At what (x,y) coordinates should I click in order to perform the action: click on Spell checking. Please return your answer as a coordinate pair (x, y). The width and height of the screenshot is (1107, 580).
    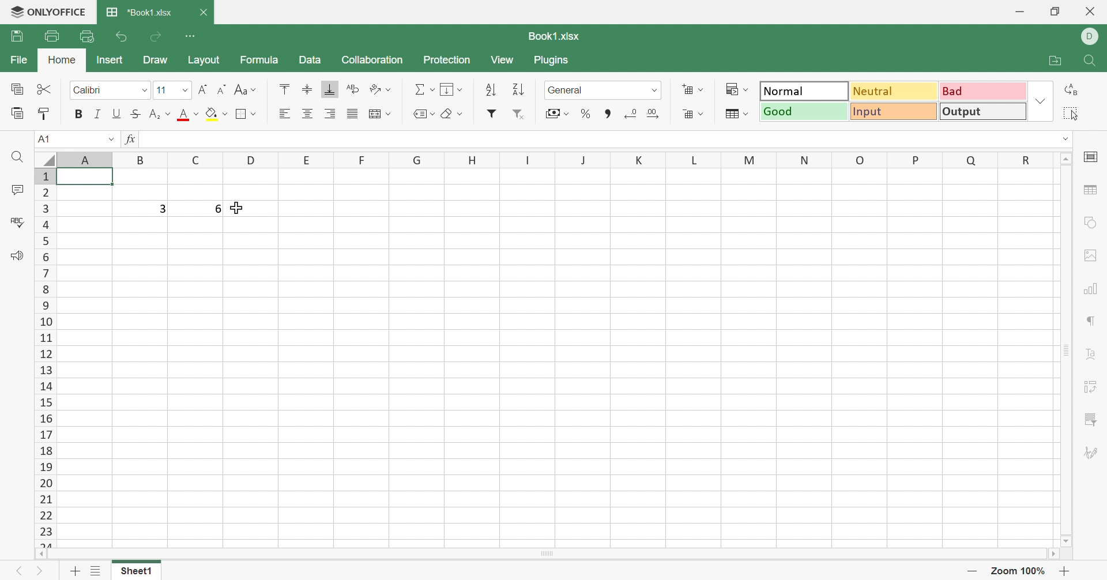
    Looking at the image, I should click on (19, 223).